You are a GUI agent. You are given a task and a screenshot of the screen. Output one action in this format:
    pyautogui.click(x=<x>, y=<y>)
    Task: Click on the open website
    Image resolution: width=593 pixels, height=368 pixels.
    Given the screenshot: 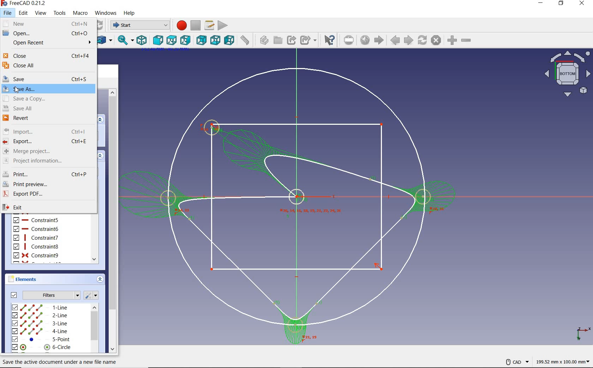 What is the action you would take?
    pyautogui.click(x=366, y=41)
    